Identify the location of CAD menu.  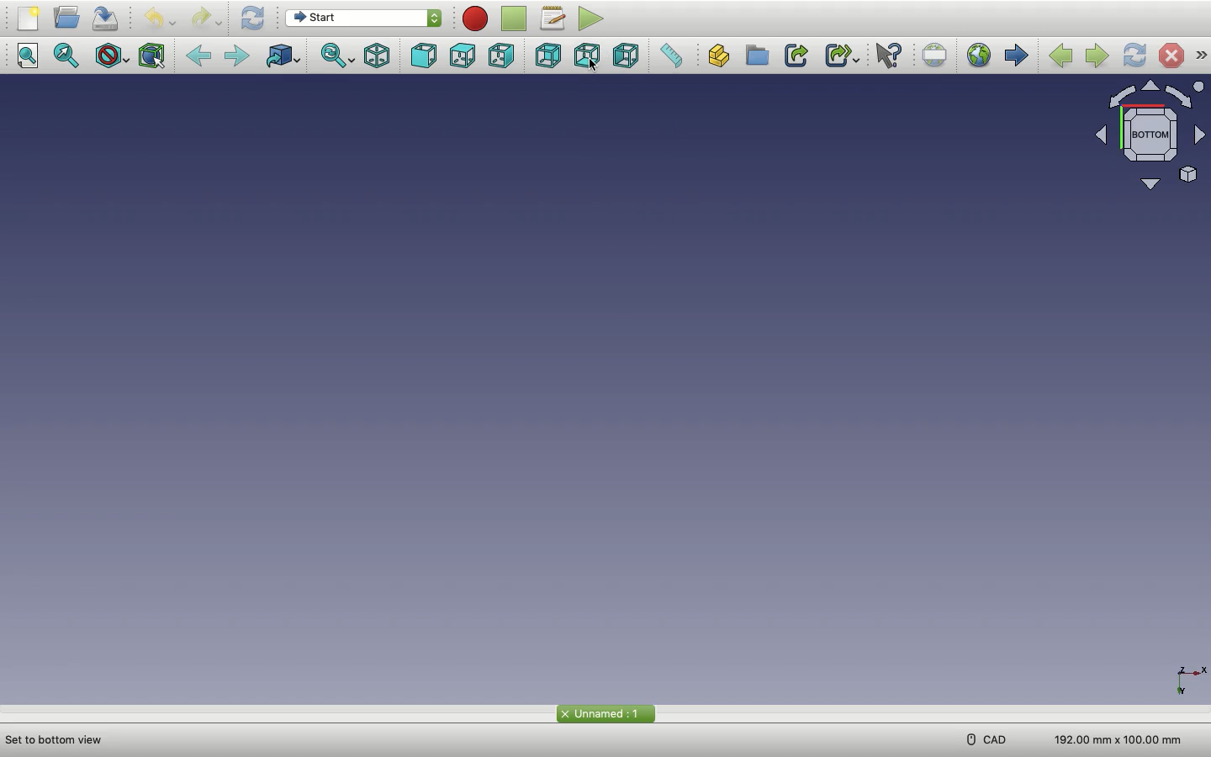
(986, 739).